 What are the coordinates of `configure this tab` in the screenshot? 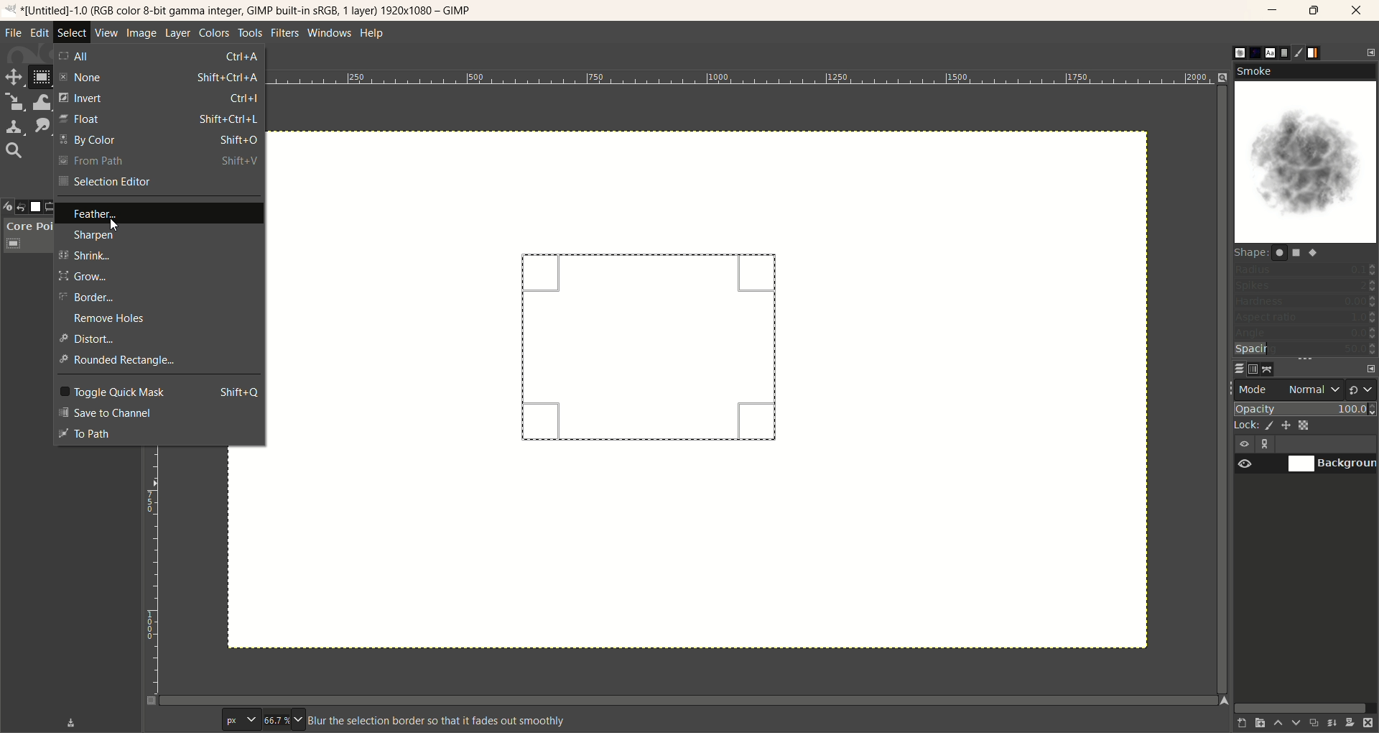 It's located at (1369, 52).